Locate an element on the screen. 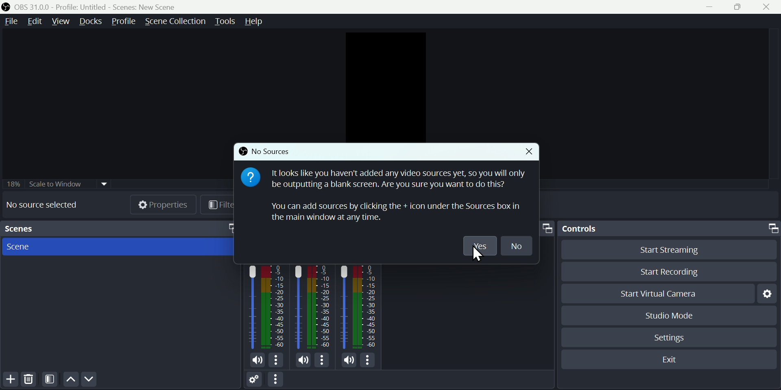 This screenshot has height=390, width=781. No sources is located at coordinates (264, 152).